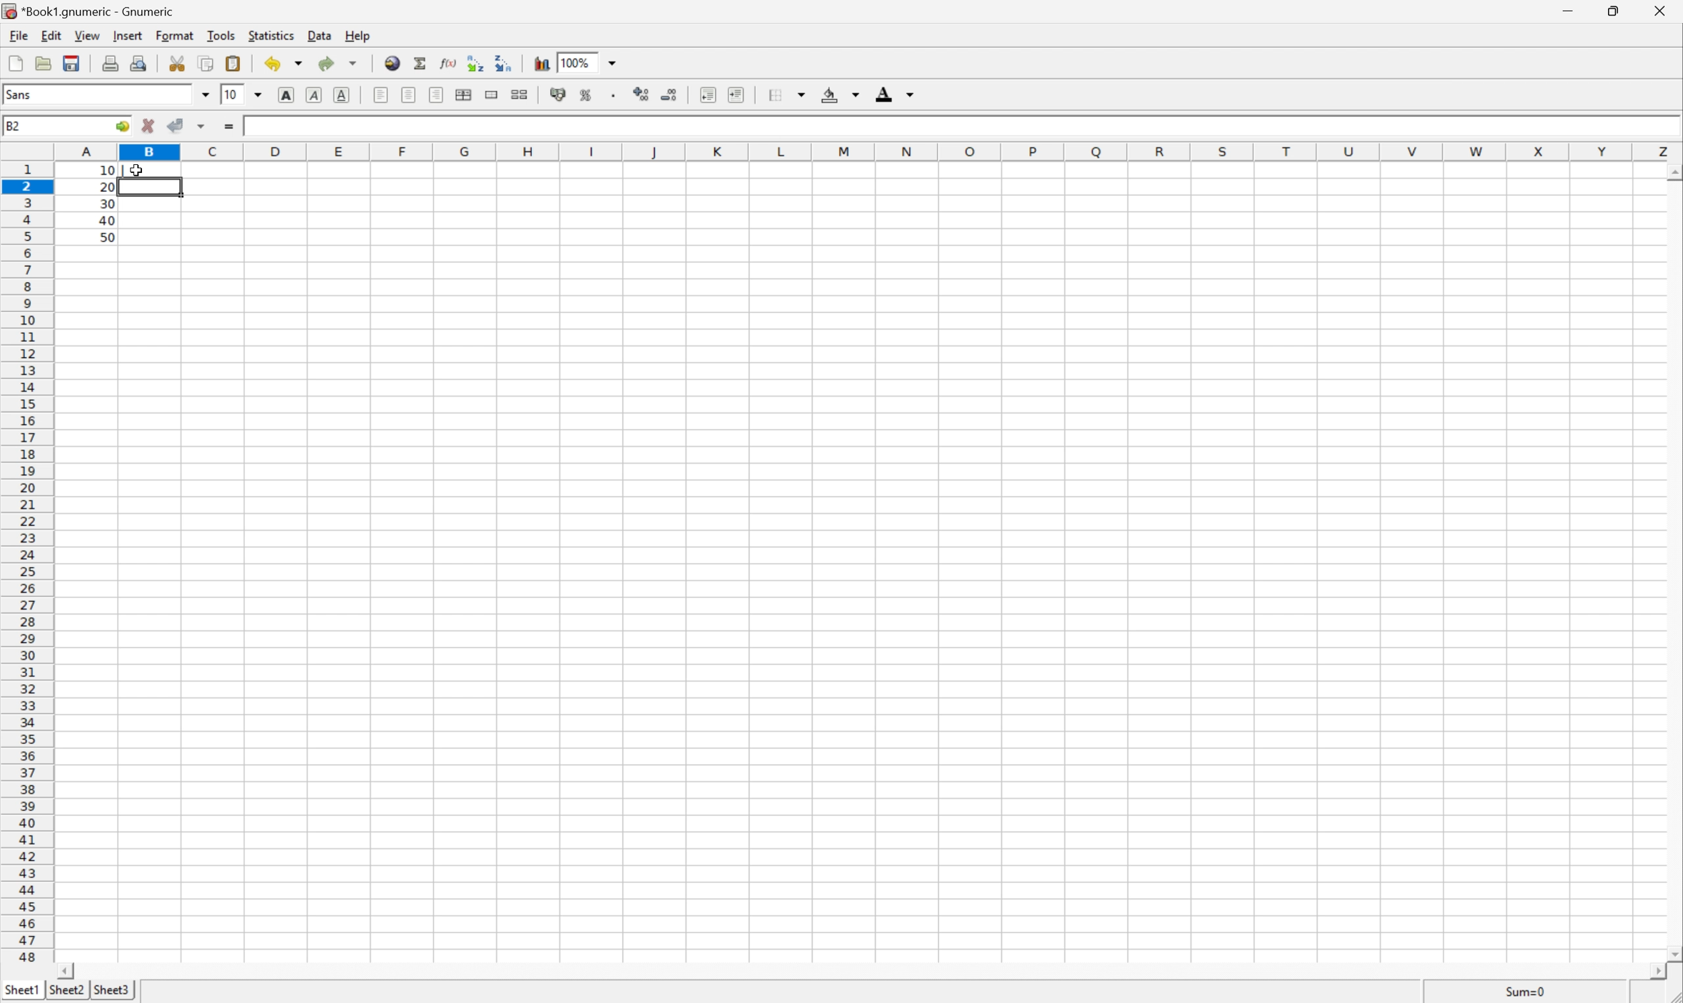  What do you see at coordinates (229, 126) in the screenshot?
I see `Enter formula` at bounding box center [229, 126].